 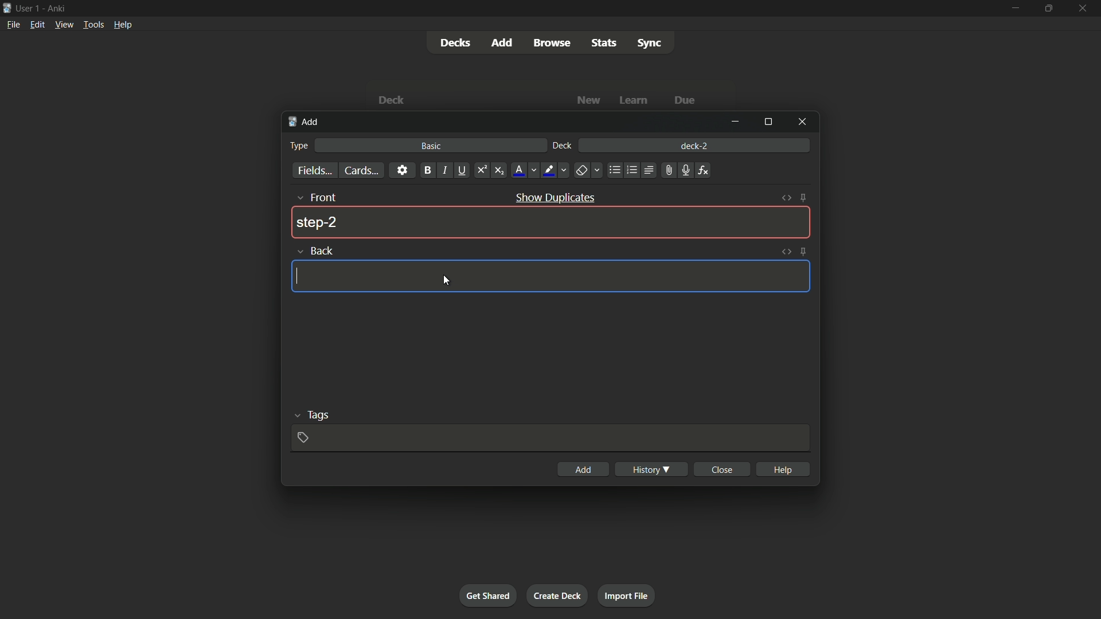 What do you see at coordinates (394, 100) in the screenshot?
I see `deck` at bounding box center [394, 100].